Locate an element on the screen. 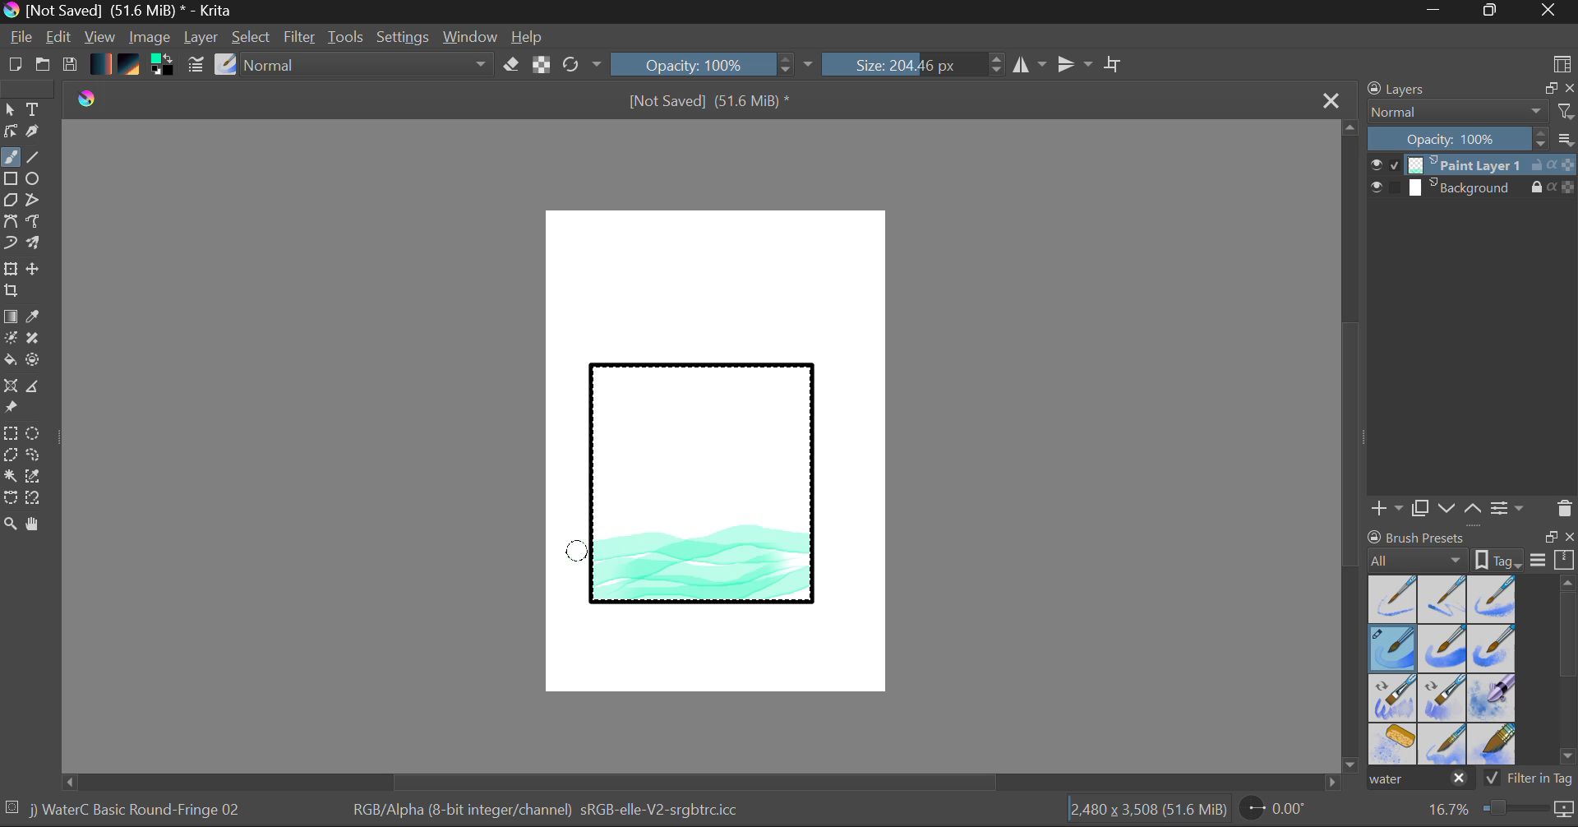 This screenshot has height=827, width=1578. Water C - Grain is located at coordinates (1443, 649).